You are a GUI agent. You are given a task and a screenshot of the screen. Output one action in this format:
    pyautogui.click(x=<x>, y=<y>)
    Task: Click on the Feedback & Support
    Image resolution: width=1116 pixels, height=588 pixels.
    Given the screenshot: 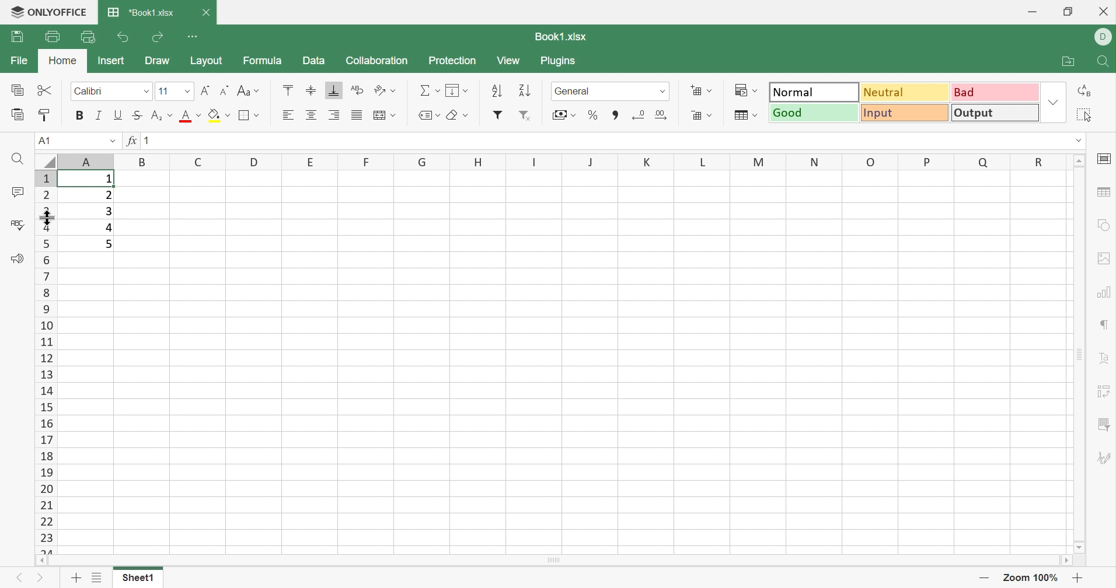 What is the action you would take?
    pyautogui.click(x=17, y=257)
    